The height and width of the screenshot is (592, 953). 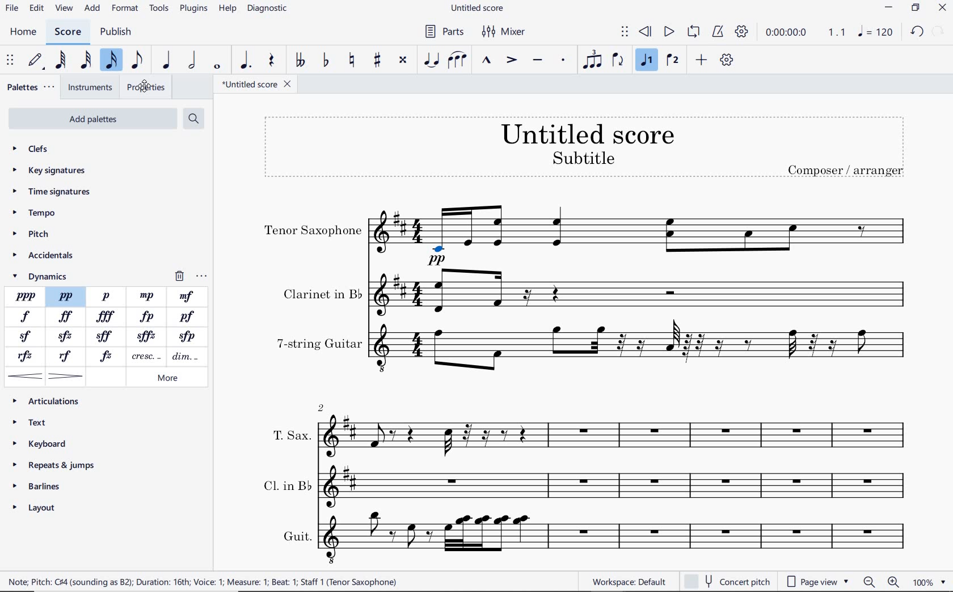 I want to click on text, so click(x=296, y=536).